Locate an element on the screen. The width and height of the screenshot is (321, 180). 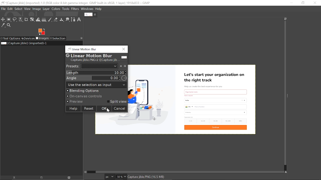
Toggle quick mask on/off is located at coordinates (85, 172).